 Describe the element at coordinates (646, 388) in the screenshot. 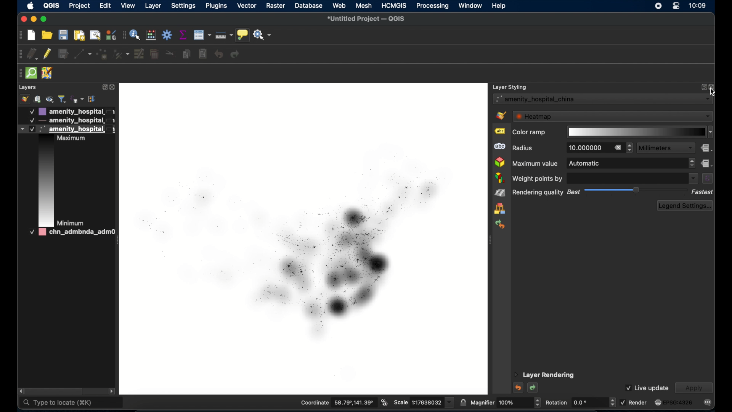

I see `live updatecheckbox` at that location.